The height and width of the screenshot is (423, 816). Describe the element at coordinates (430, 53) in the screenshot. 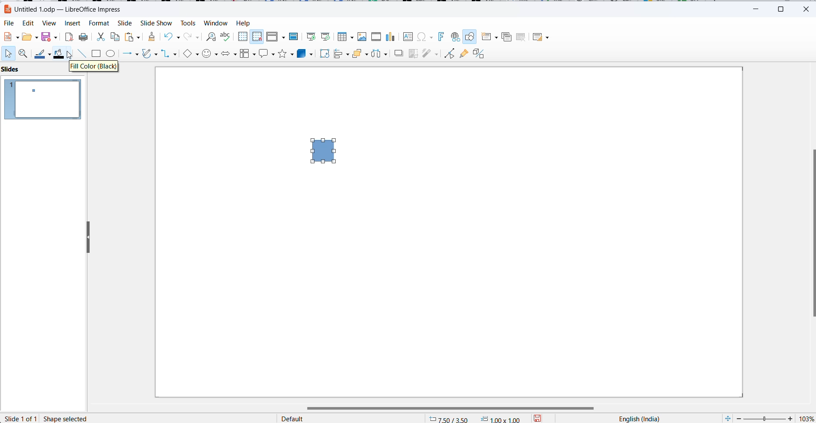

I see `filters` at that location.